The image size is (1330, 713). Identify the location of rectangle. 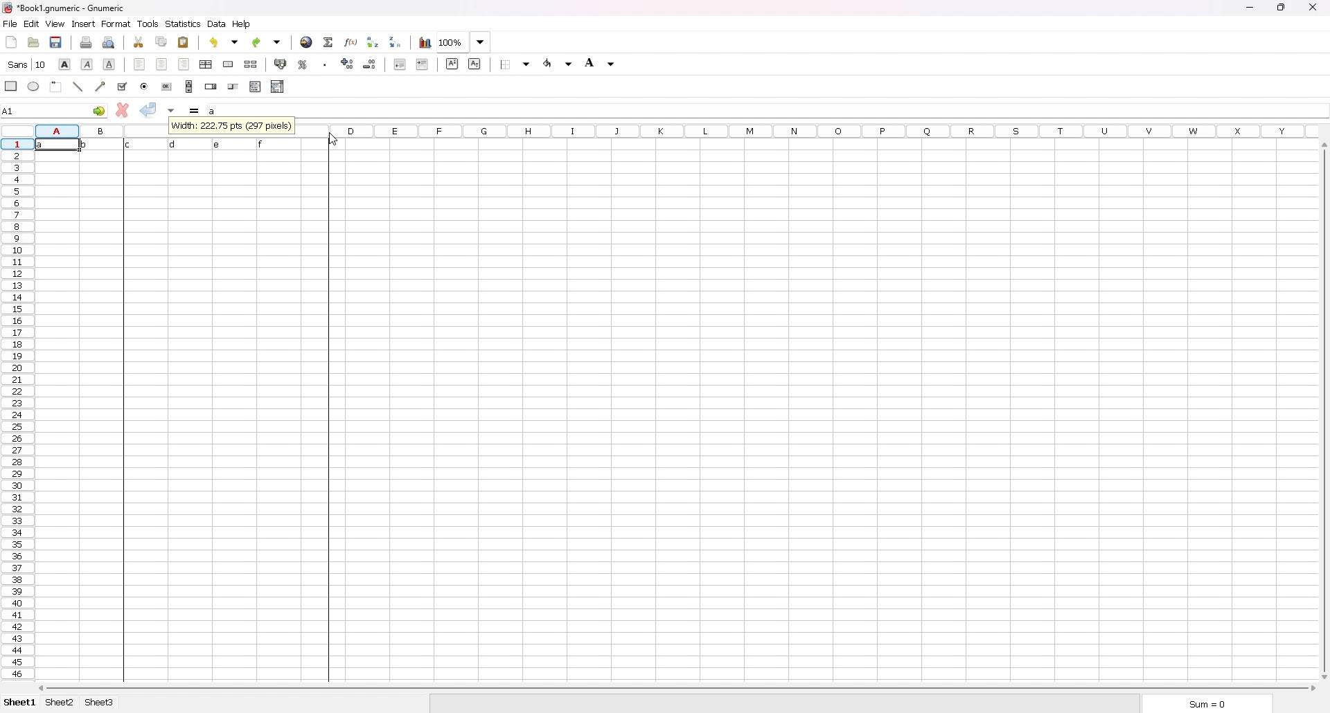
(11, 85).